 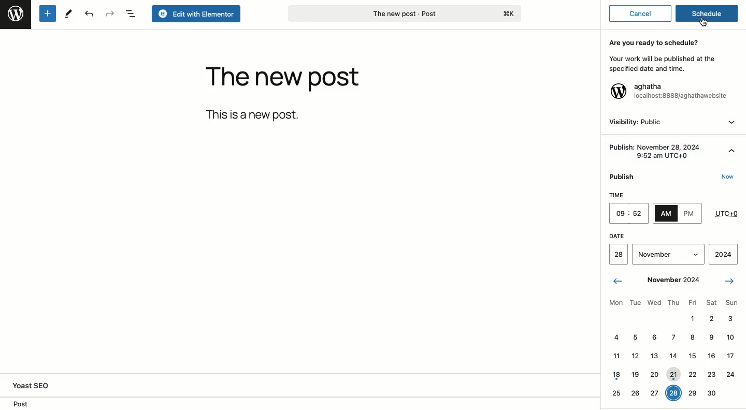 What do you see at coordinates (693, 338) in the screenshot?
I see `8` at bounding box center [693, 338].